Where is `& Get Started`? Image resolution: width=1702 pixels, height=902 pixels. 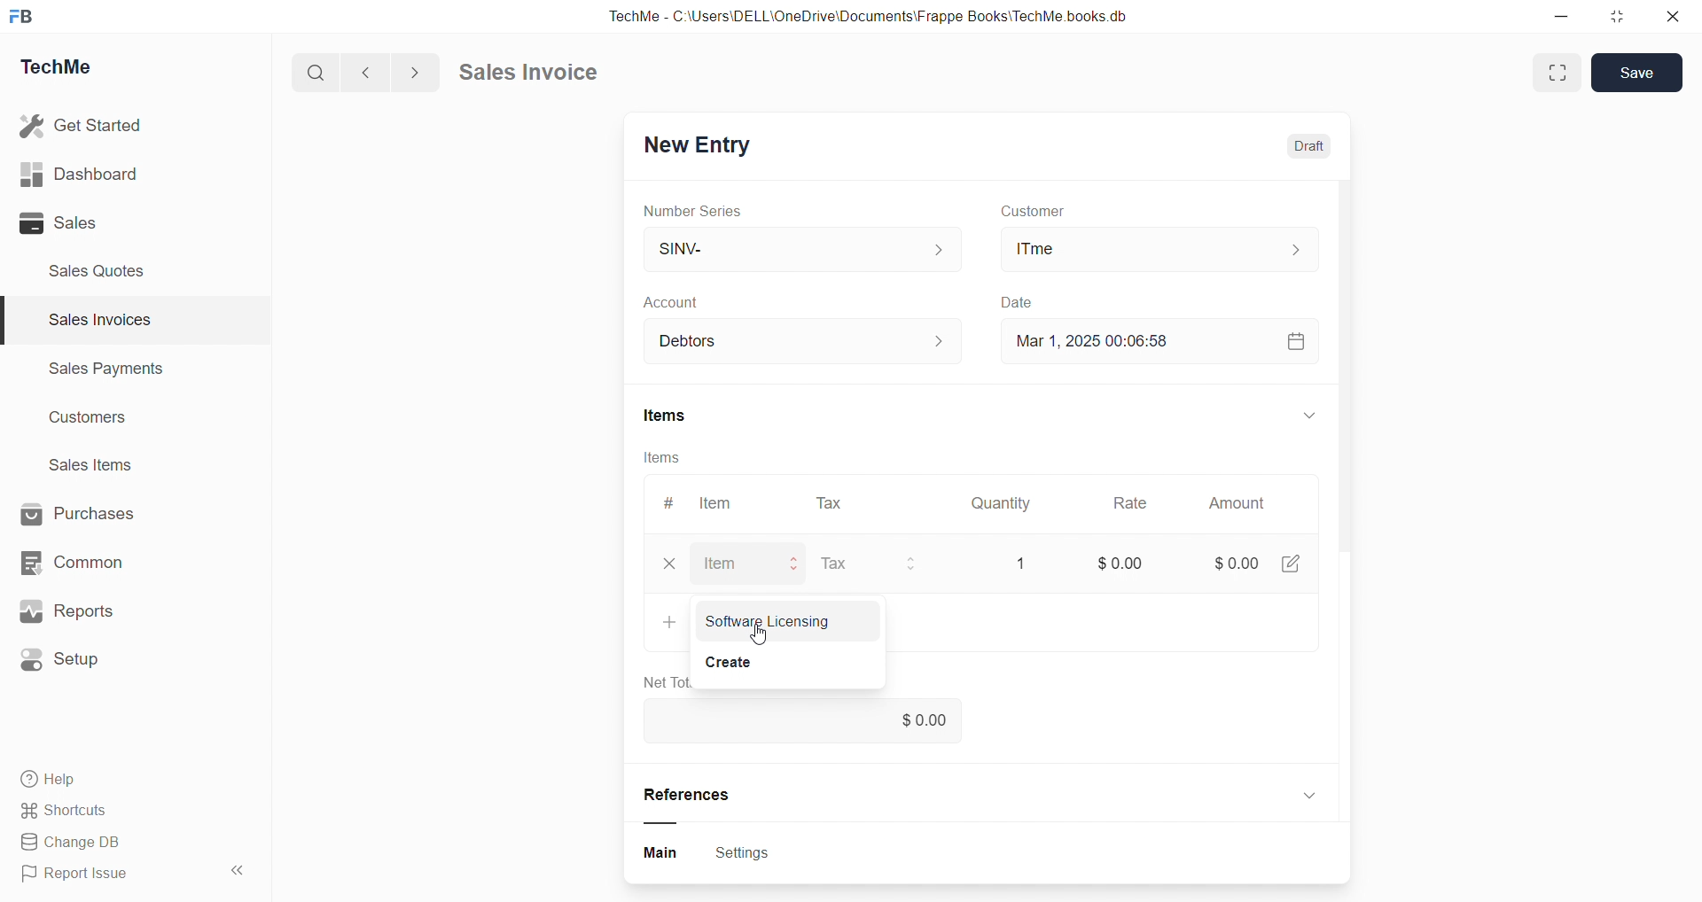
& Get Started is located at coordinates (83, 124).